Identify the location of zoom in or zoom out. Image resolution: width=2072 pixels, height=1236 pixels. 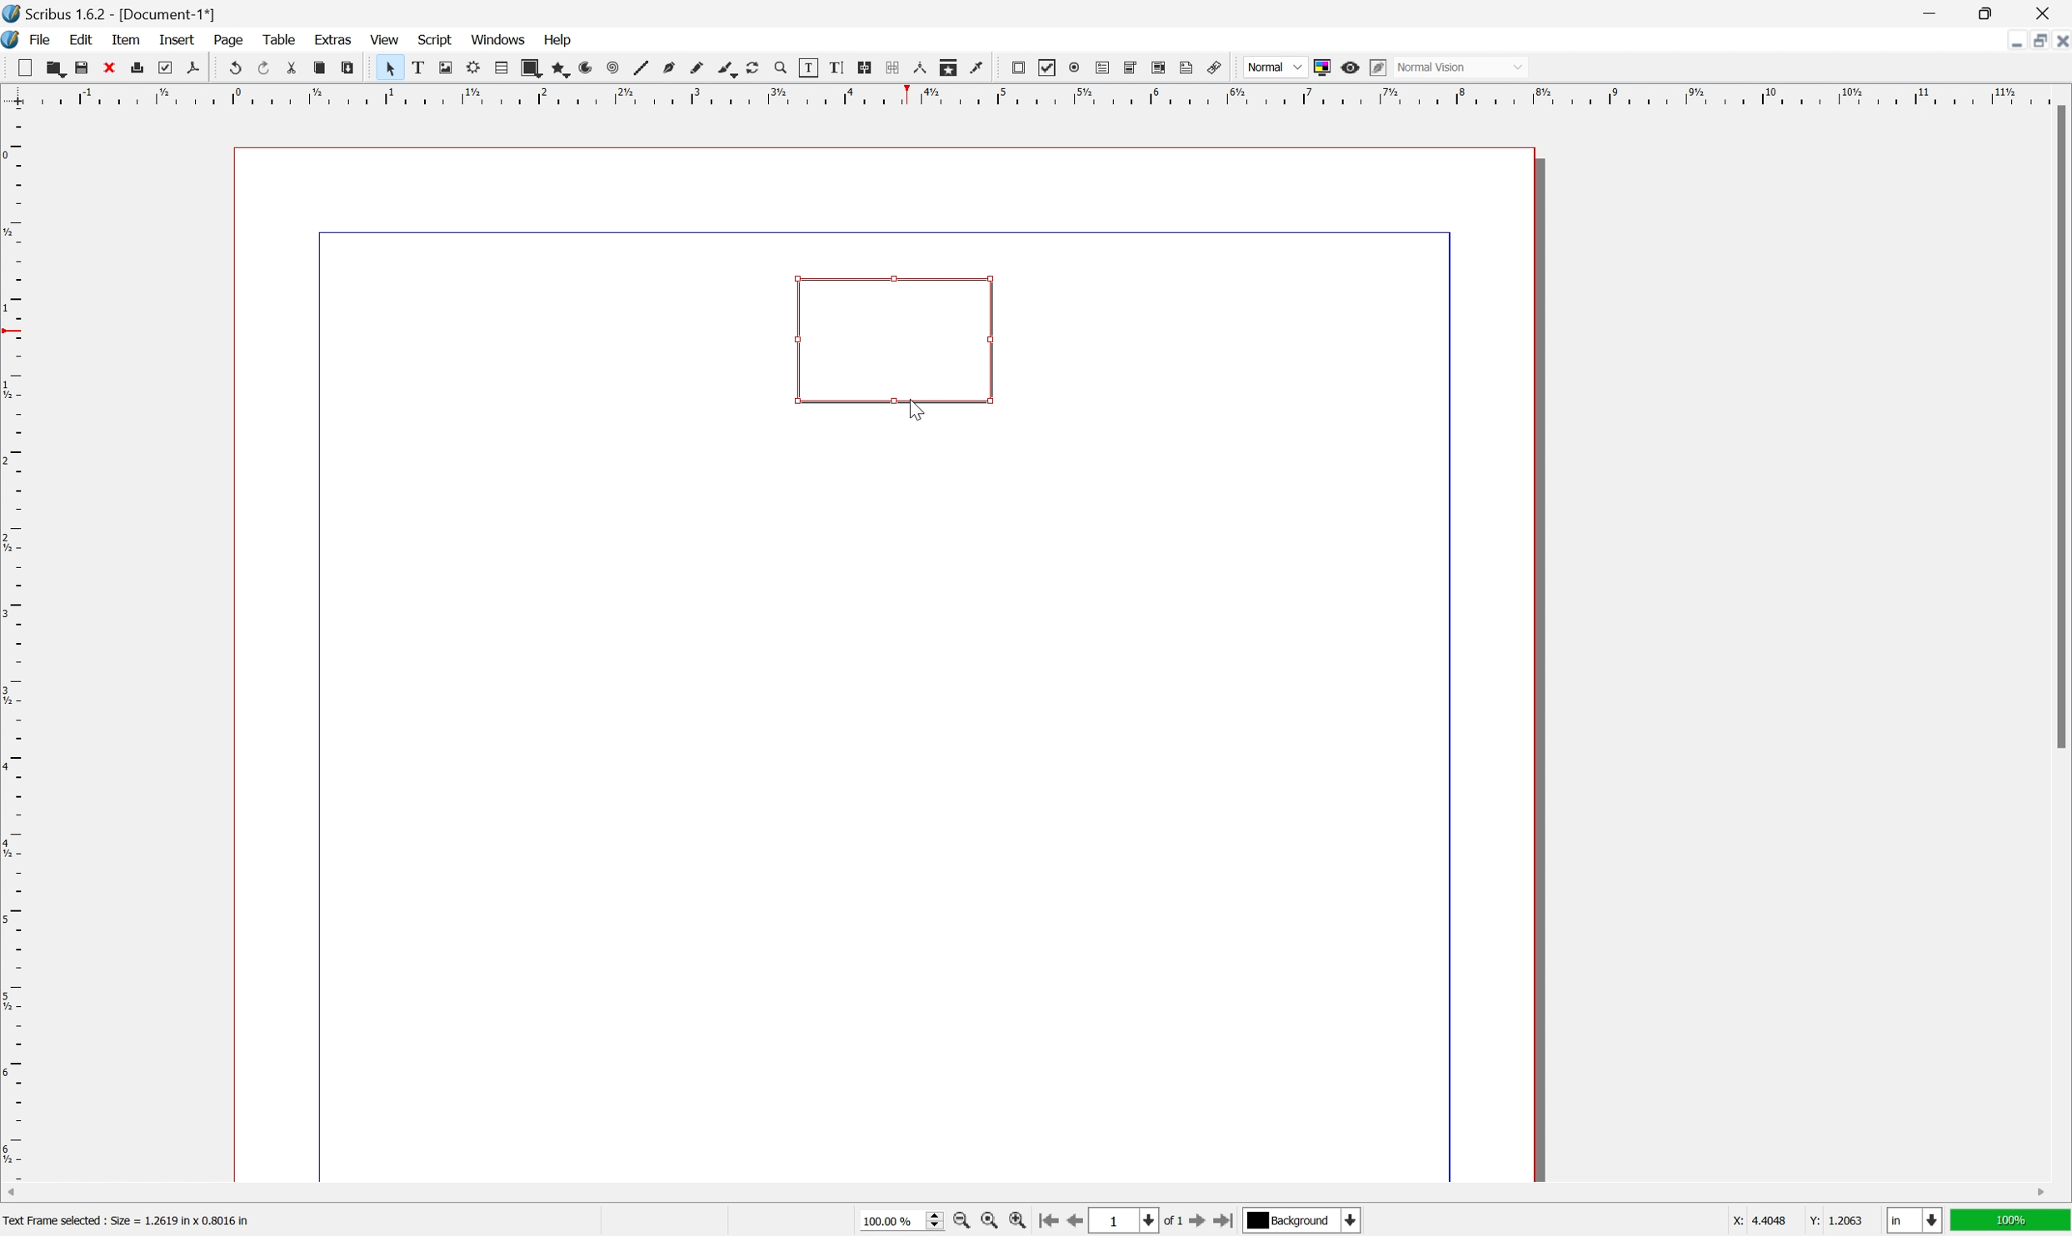
(782, 68).